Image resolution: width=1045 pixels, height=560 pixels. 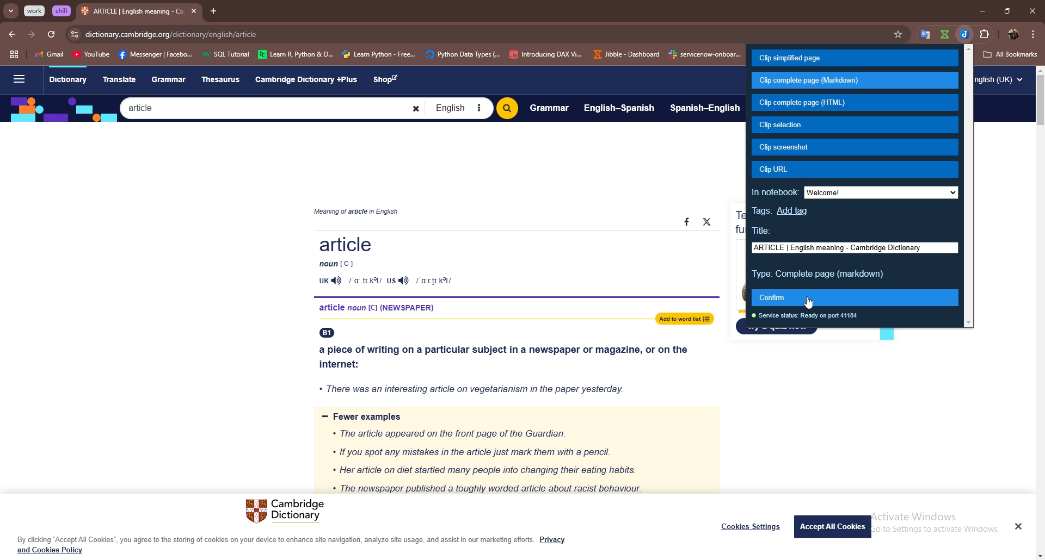 I want to click on English-Spanish, so click(x=619, y=107).